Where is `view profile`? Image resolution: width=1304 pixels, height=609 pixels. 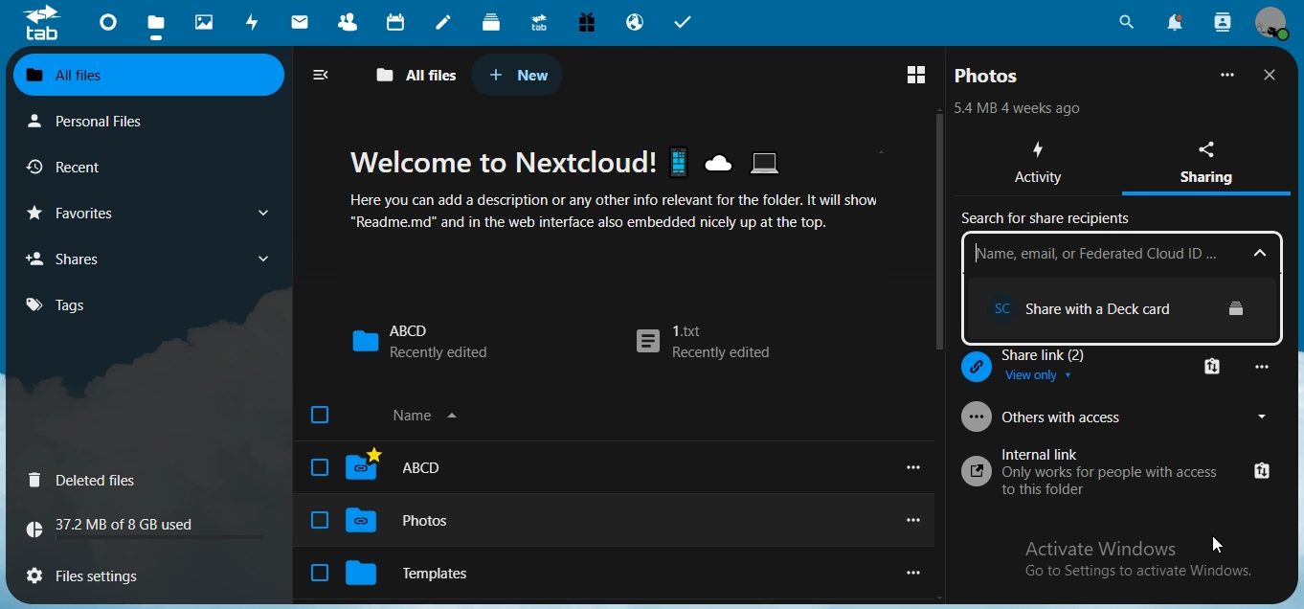
view profile is located at coordinates (1271, 23).